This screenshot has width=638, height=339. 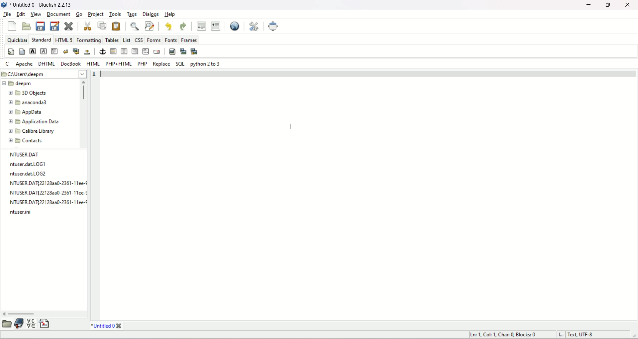 I want to click on Formatting, so click(x=89, y=41).